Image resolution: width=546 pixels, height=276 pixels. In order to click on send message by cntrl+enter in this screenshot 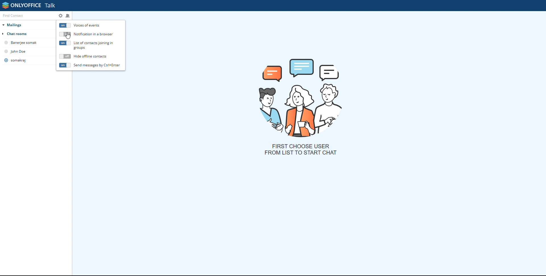, I will do `click(65, 65)`.